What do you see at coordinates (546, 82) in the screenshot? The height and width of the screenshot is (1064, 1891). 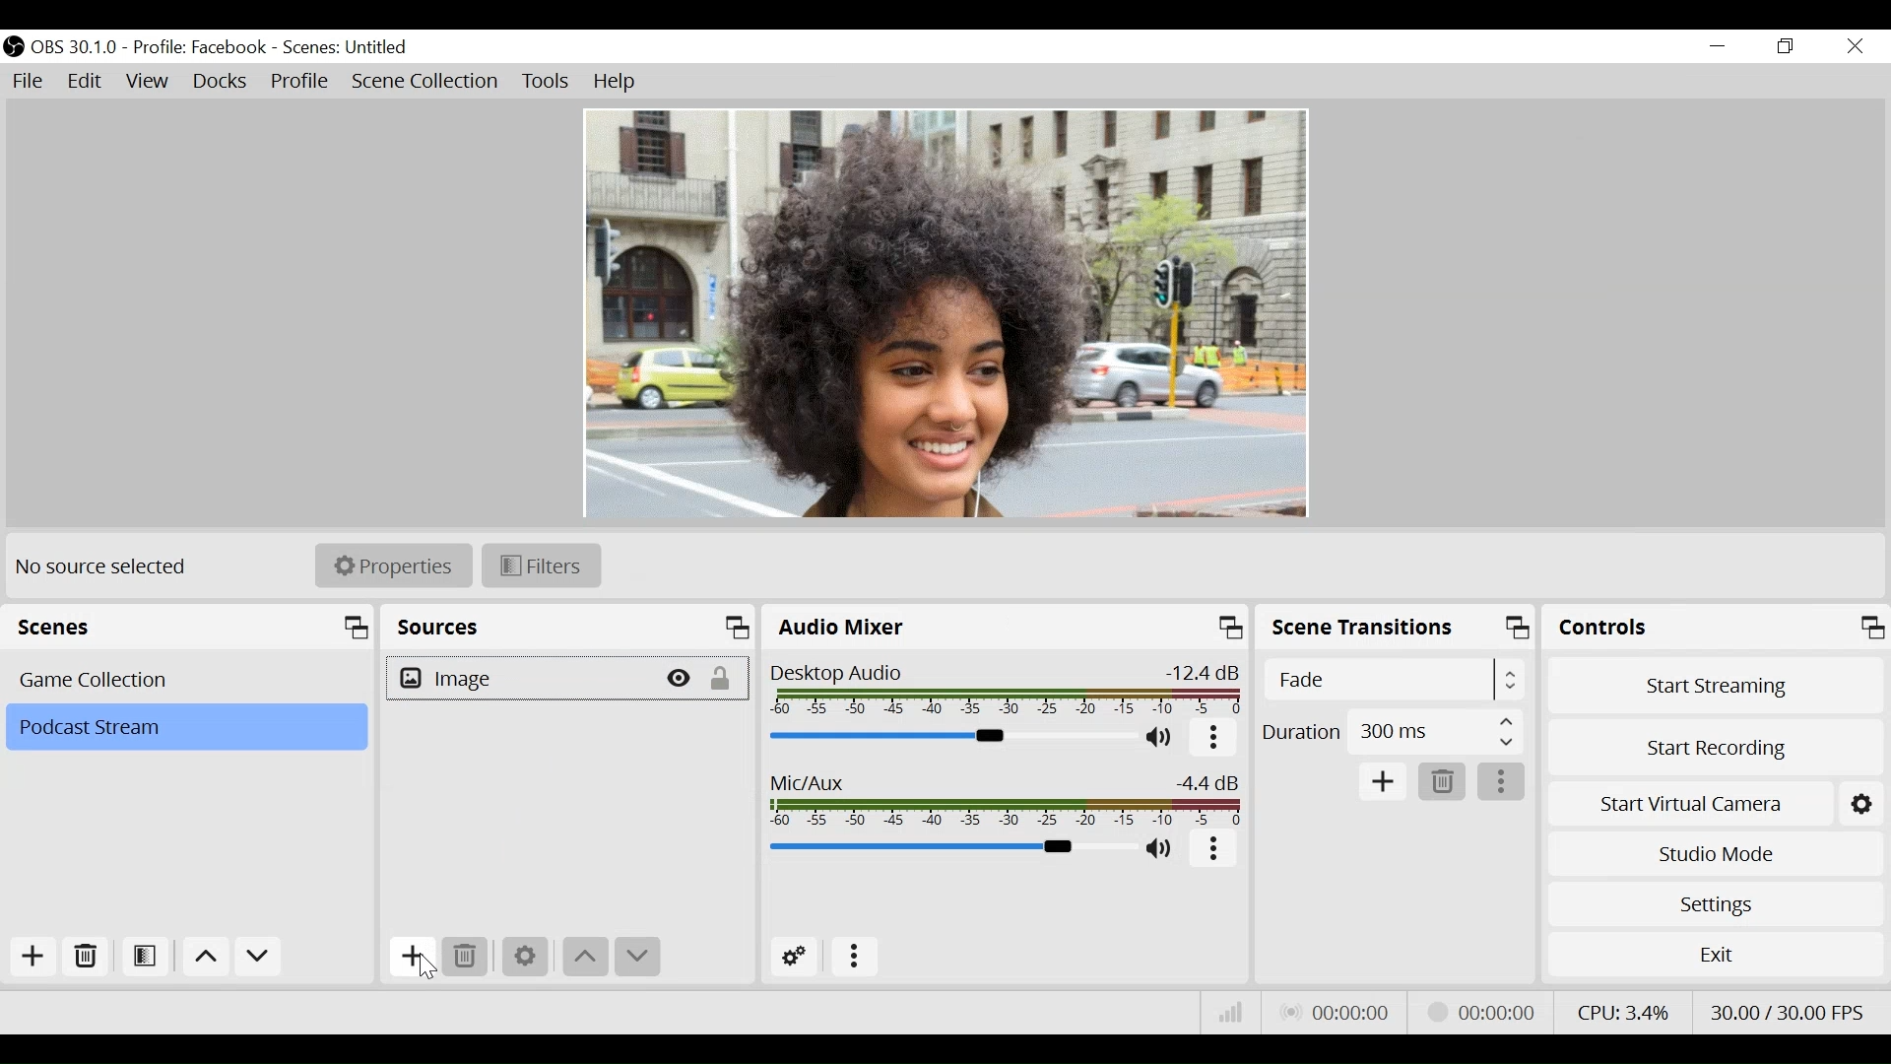 I see `Tools` at bounding box center [546, 82].